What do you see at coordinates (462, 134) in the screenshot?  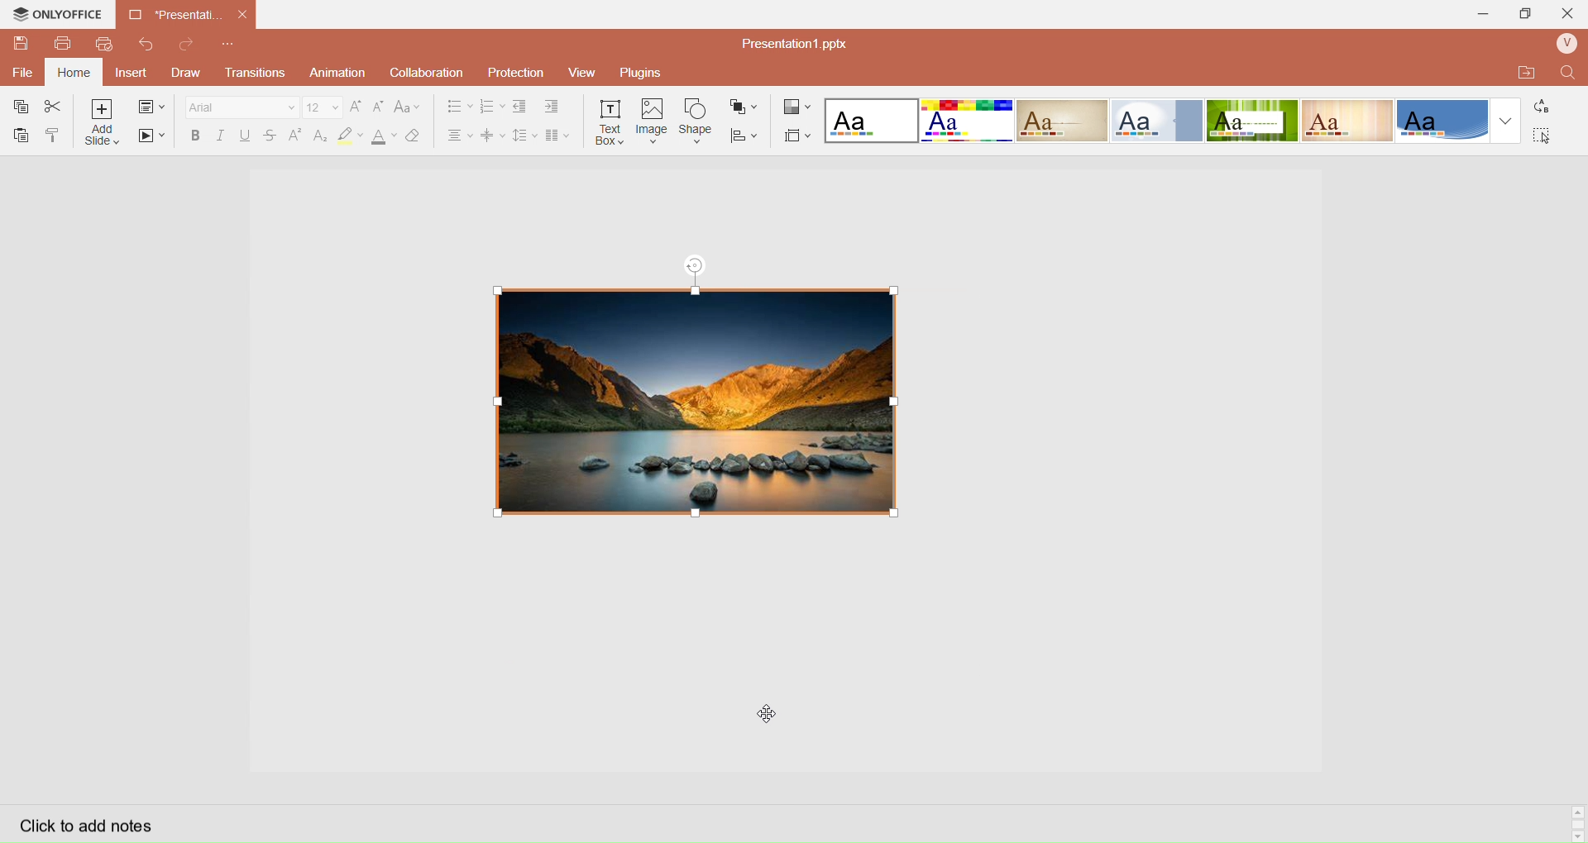 I see `Horizontal Align` at bounding box center [462, 134].